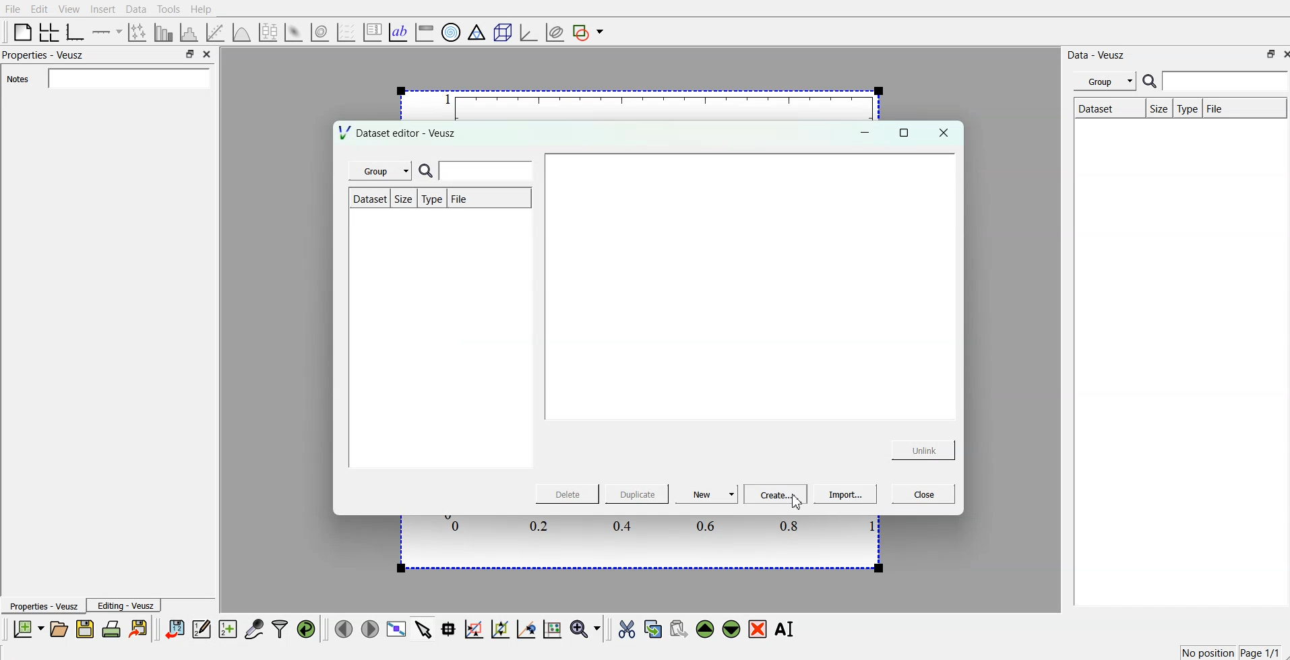 The image size is (1290, 660). I want to click on Delete, so click(570, 494).